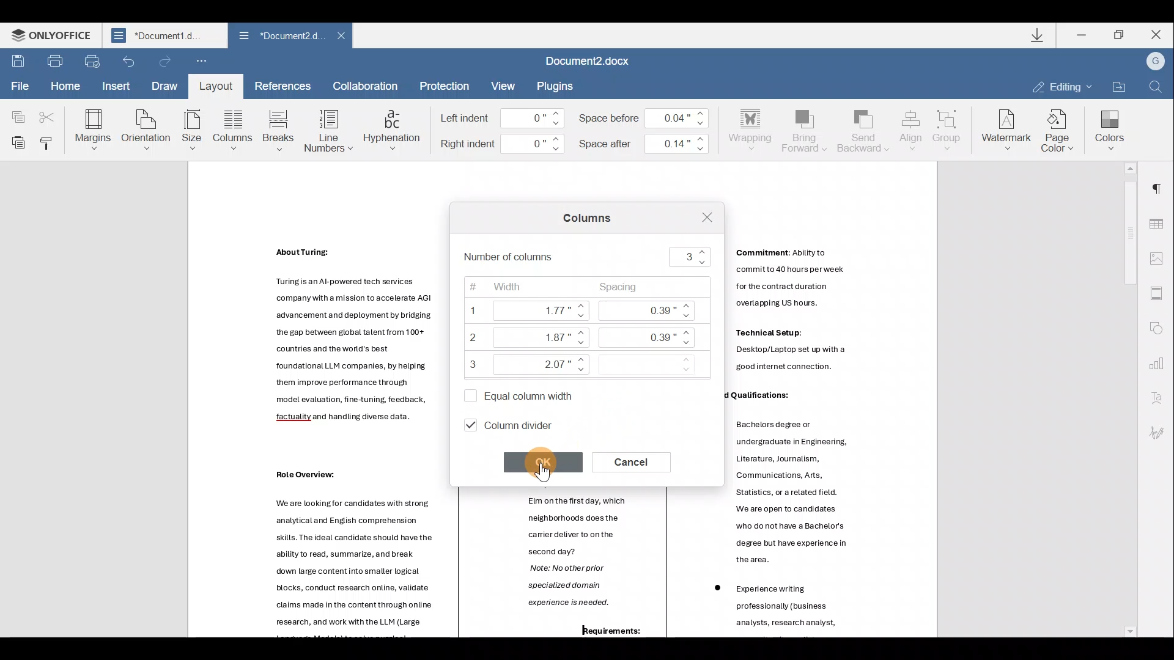 The image size is (1174, 660). I want to click on Document2.d, so click(280, 38).